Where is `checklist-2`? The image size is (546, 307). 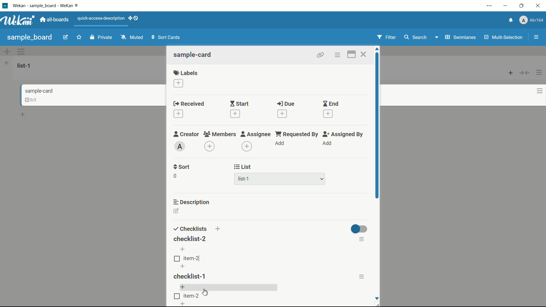 checklist-2 is located at coordinates (191, 238).